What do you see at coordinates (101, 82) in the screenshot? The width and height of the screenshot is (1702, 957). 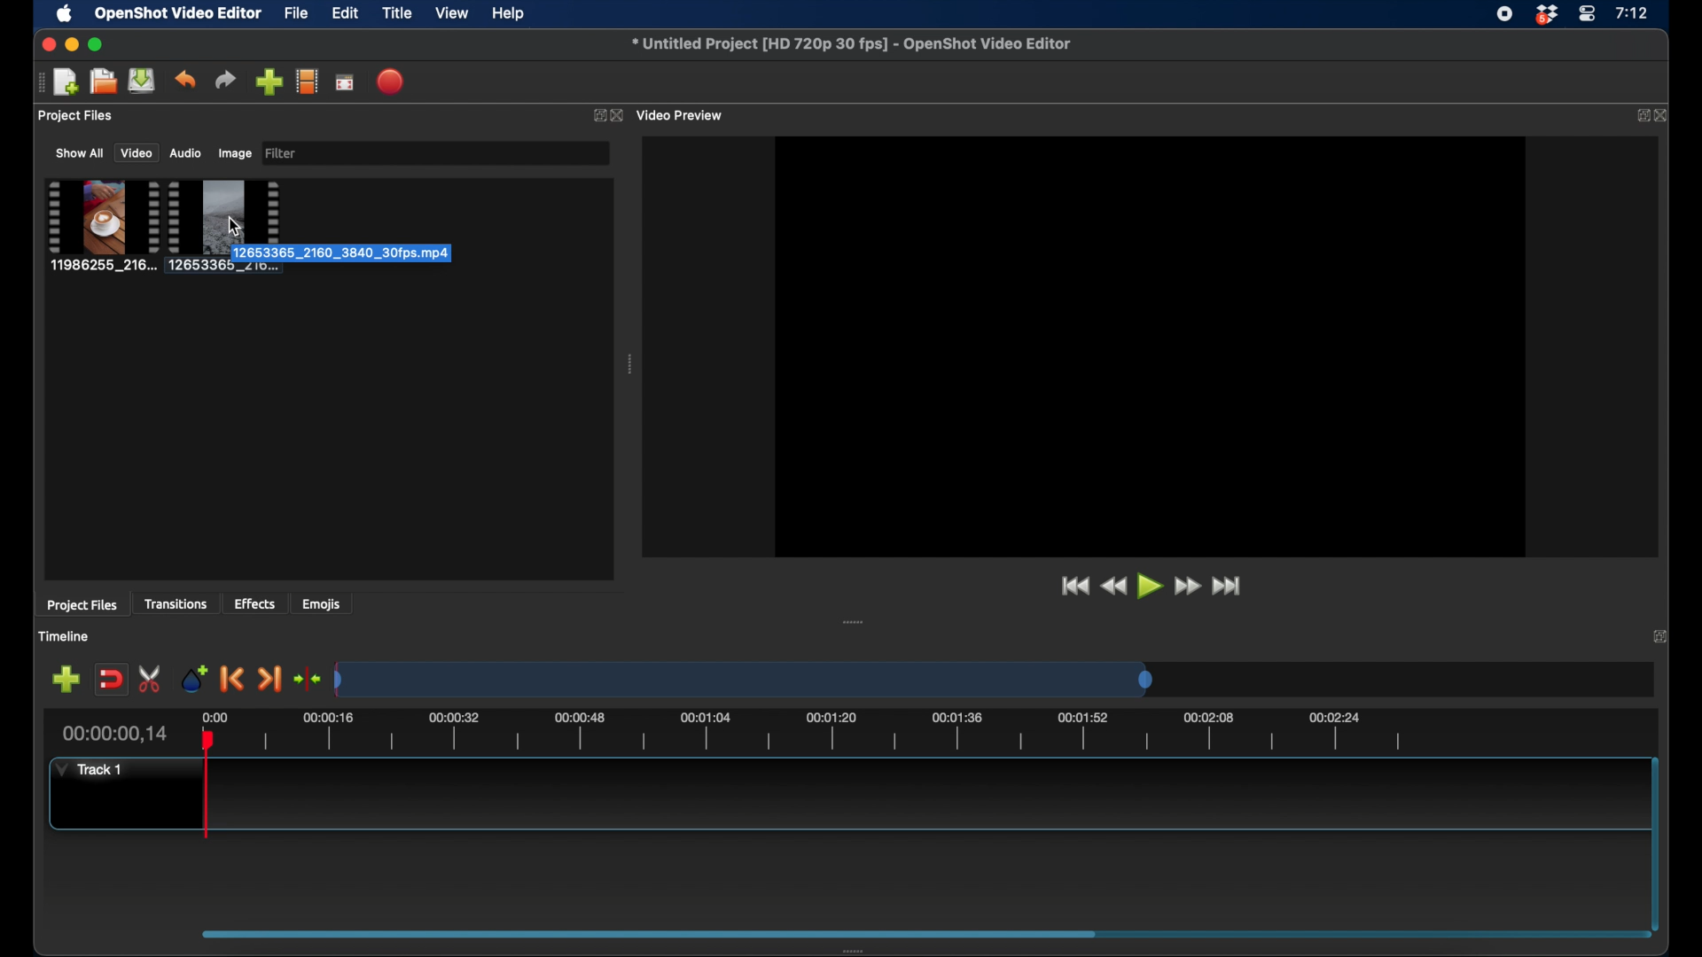 I see `open project` at bounding box center [101, 82].